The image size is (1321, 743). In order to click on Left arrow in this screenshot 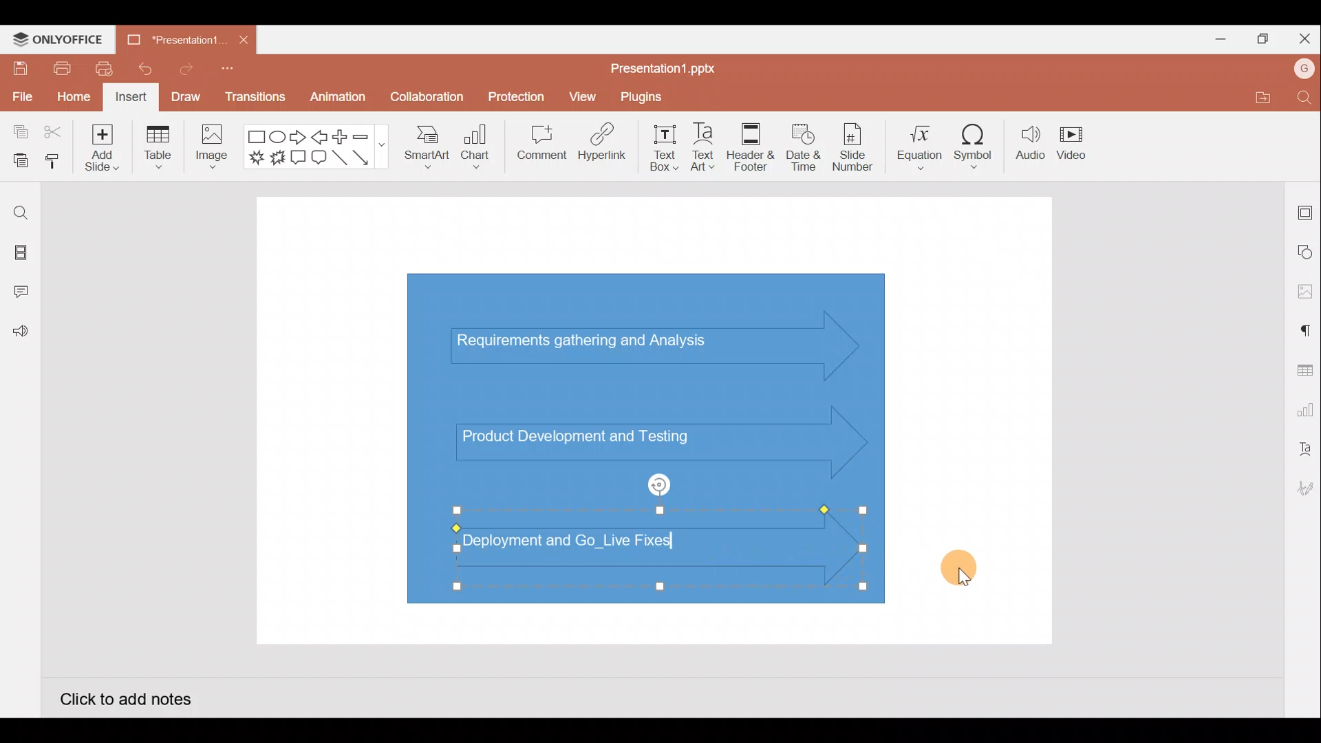, I will do `click(321, 137)`.